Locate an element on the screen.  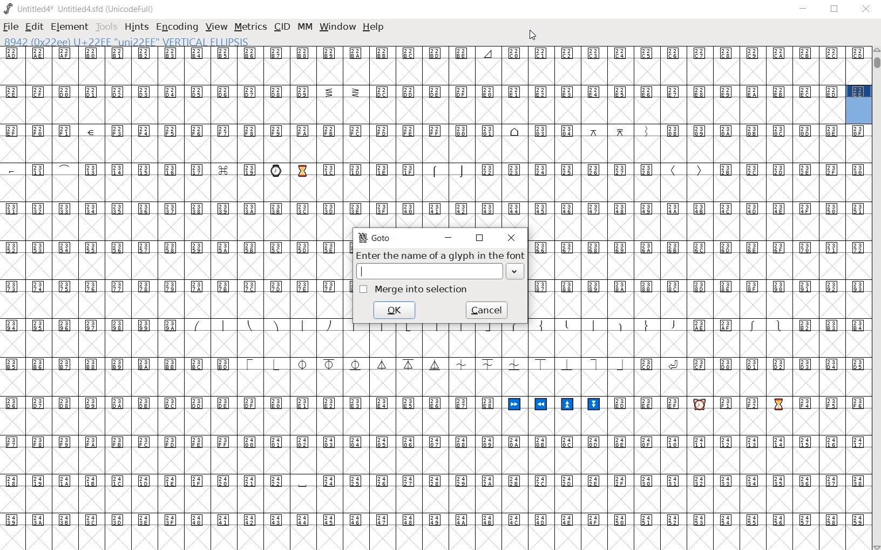
CLOSE is located at coordinates (866, 9).